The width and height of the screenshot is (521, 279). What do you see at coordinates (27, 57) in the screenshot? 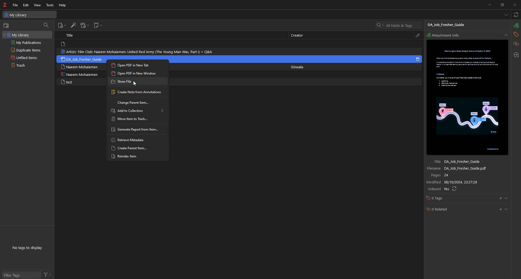
I see `unfiled items` at bounding box center [27, 57].